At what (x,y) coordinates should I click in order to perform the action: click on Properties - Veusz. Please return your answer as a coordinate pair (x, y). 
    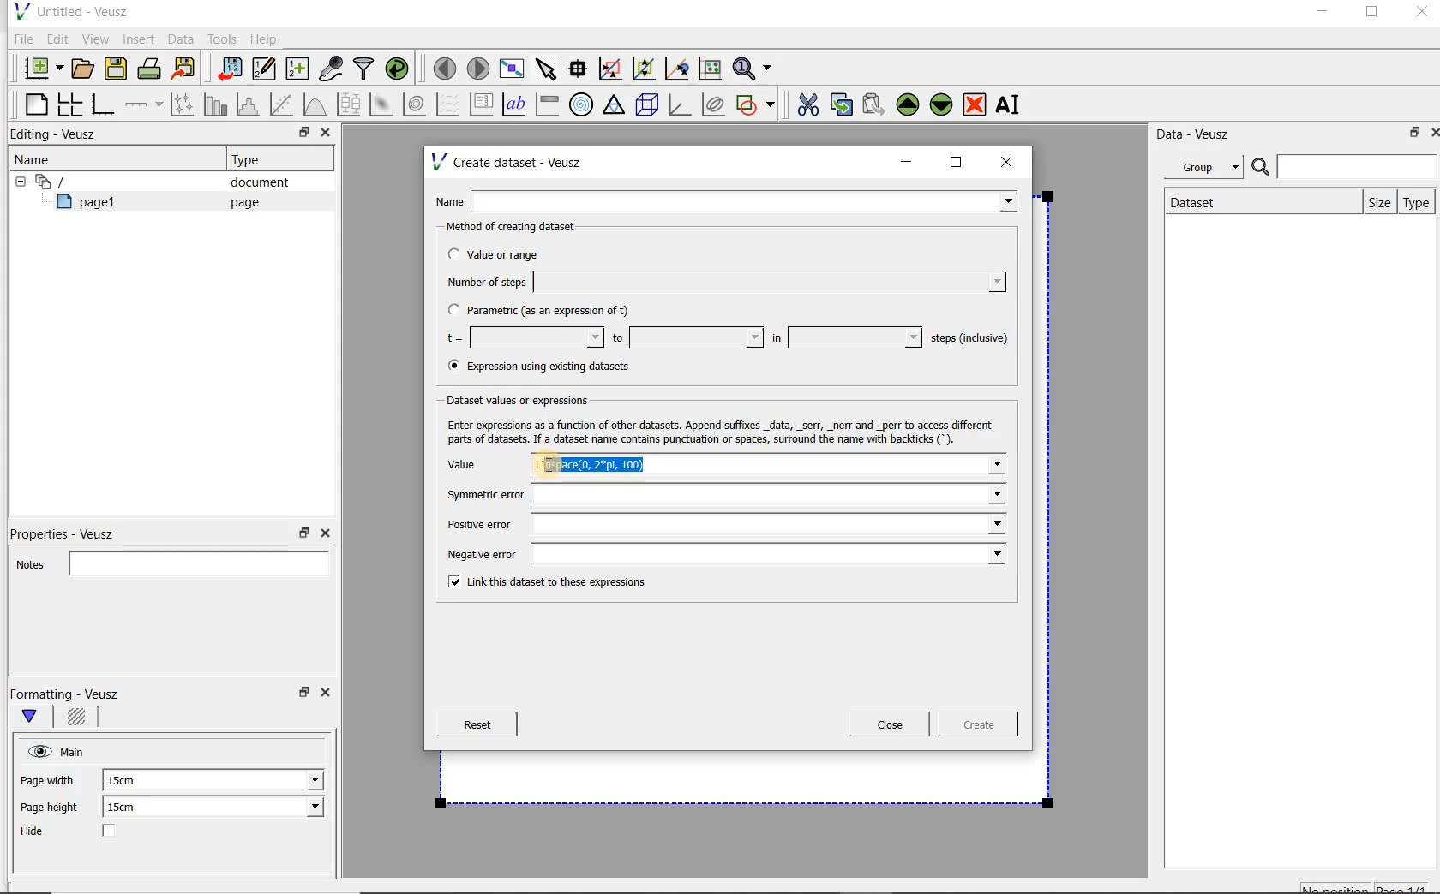
    Looking at the image, I should click on (71, 531).